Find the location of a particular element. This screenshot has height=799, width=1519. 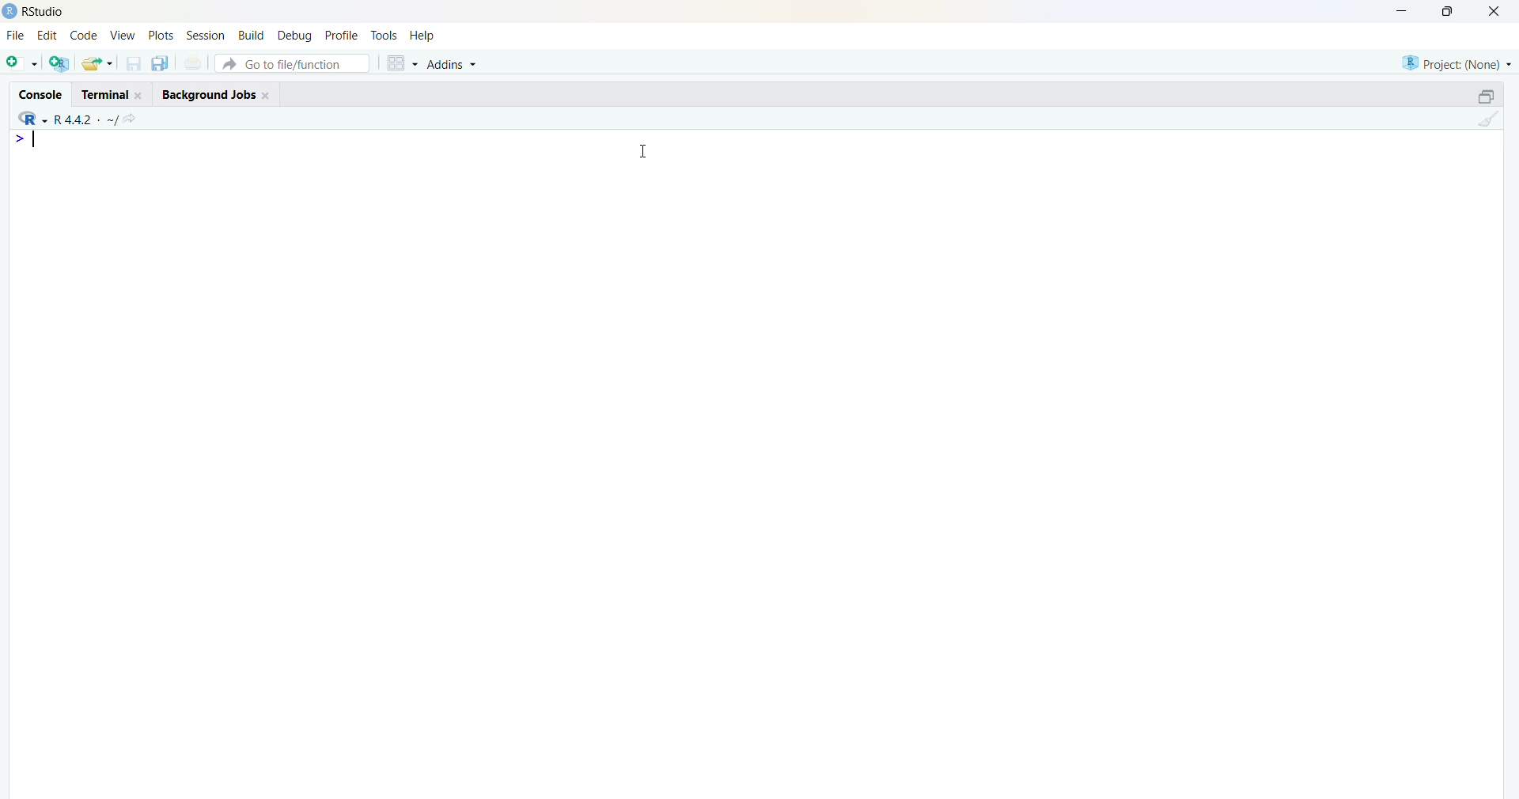

edit is located at coordinates (47, 36).